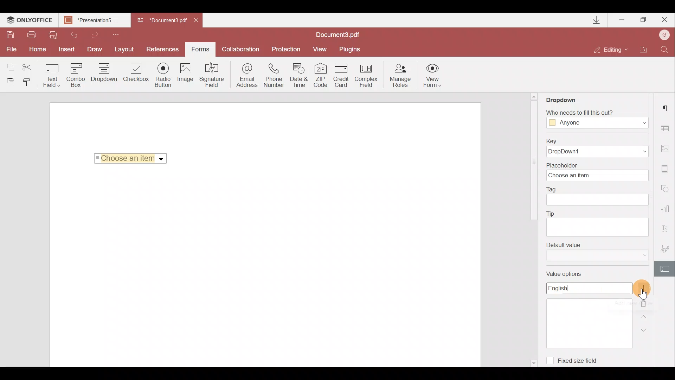 The height and width of the screenshot is (380, 675). What do you see at coordinates (400, 76) in the screenshot?
I see `Manage roles` at bounding box center [400, 76].